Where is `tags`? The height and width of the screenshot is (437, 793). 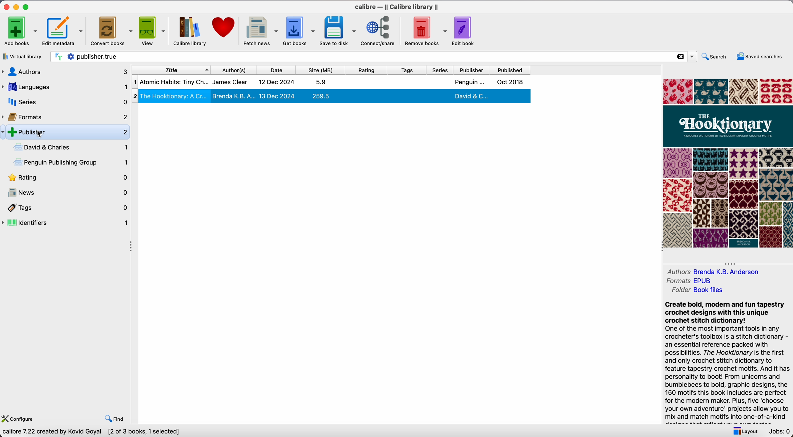 tags is located at coordinates (66, 208).